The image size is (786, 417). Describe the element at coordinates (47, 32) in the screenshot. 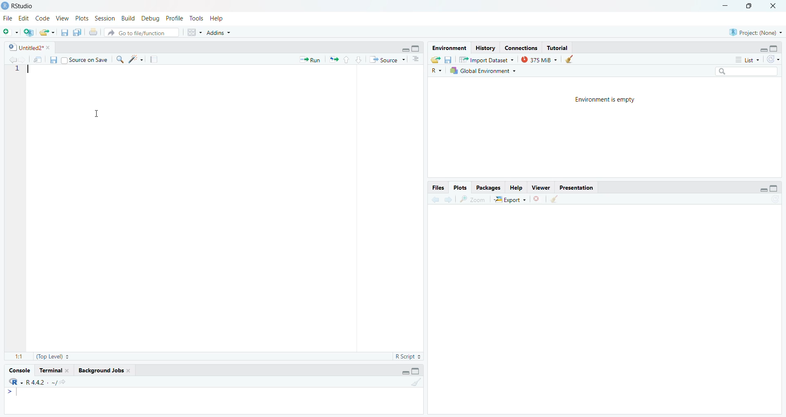

I see `open an existing file` at that location.